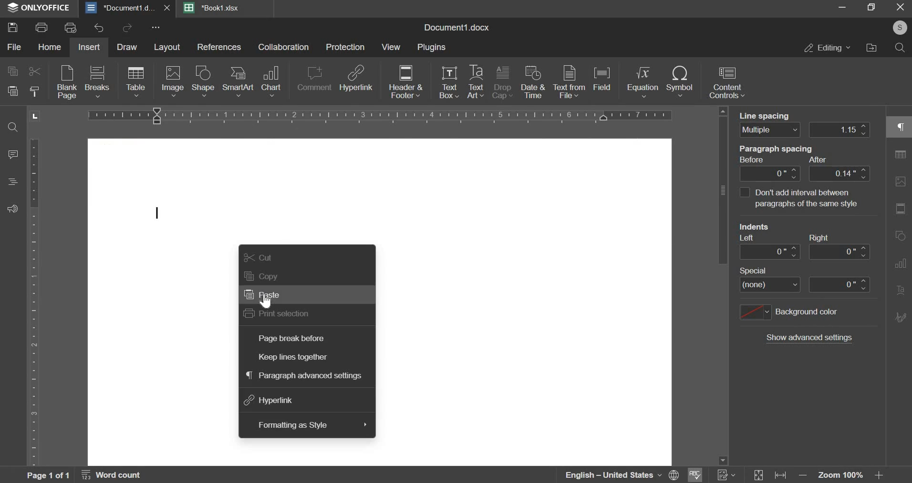 The width and height of the screenshot is (912, 483). I want to click on image, so click(173, 82).